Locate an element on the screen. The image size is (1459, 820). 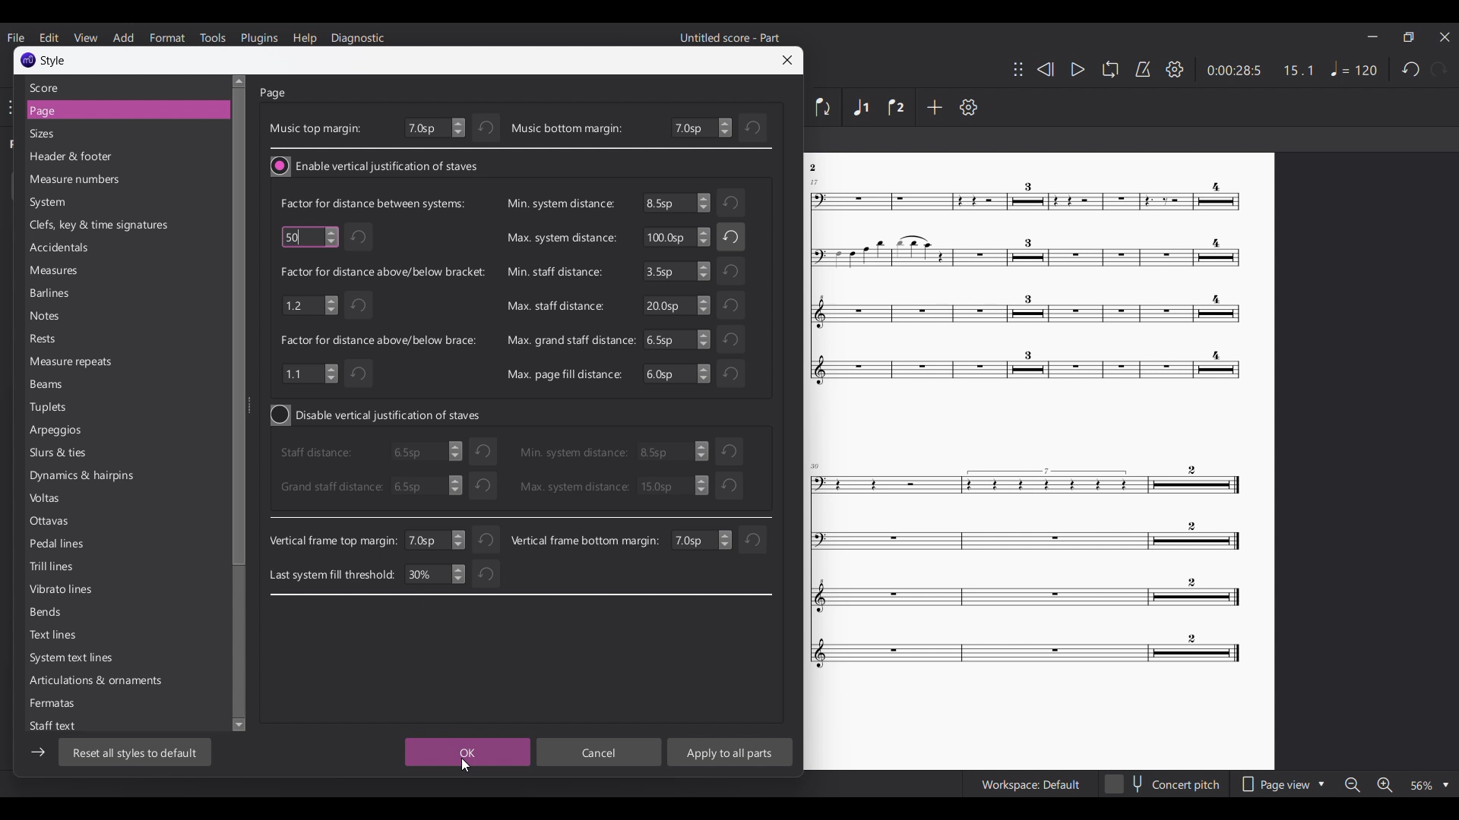
View menu is located at coordinates (85, 37).